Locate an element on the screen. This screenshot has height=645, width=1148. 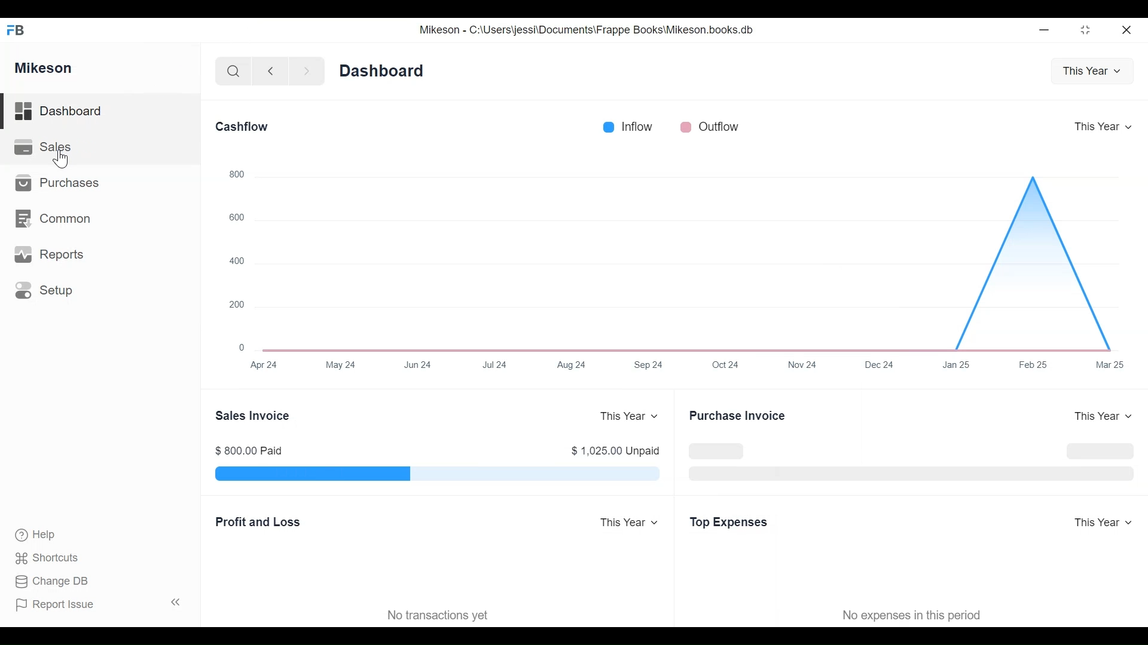
Reports is located at coordinates (53, 255).